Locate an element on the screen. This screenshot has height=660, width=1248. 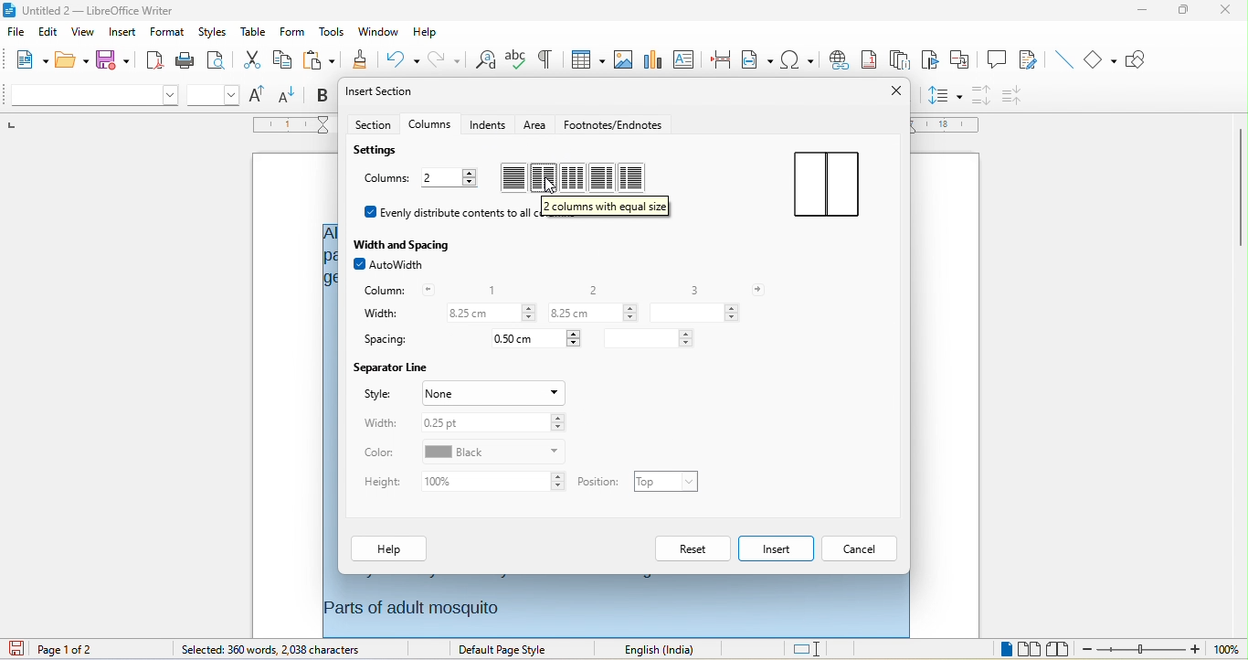
columns is located at coordinates (432, 124).